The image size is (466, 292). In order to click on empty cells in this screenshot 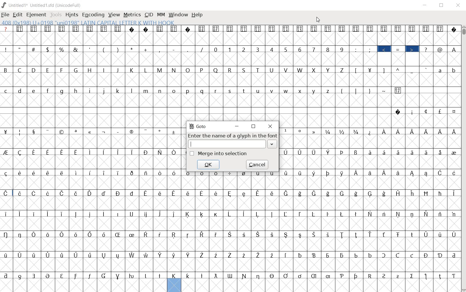, I will do `click(83, 286)`.